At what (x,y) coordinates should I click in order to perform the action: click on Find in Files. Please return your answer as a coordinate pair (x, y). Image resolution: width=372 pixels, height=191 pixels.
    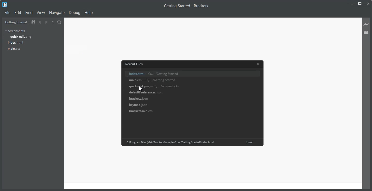
    Looking at the image, I should click on (60, 22).